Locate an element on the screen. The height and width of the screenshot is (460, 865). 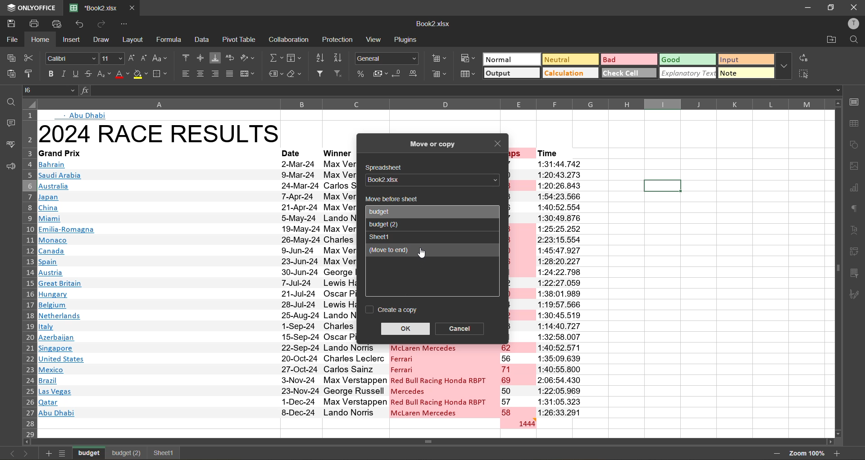
plugin is located at coordinates (409, 41).